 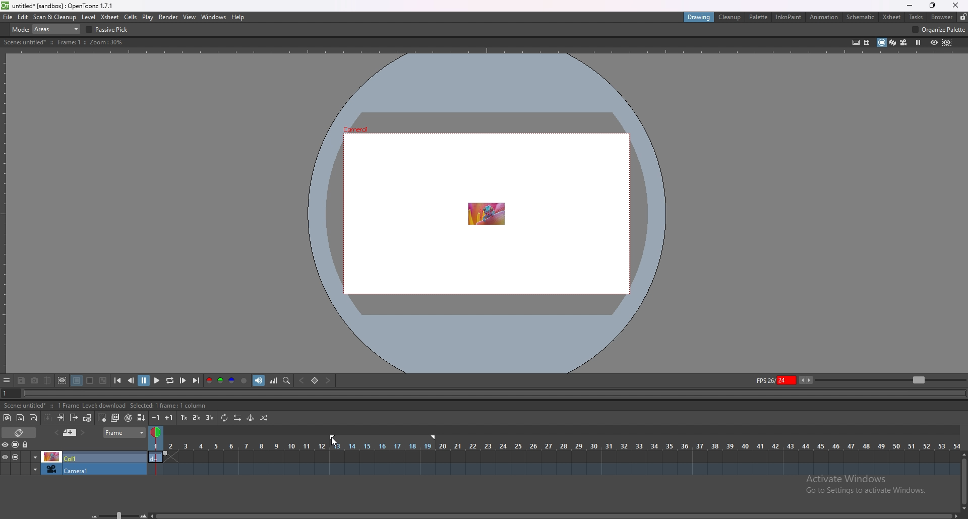 What do you see at coordinates (554, 515) in the screenshot?
I see `scroll bar` at bounding box center [554, 515].